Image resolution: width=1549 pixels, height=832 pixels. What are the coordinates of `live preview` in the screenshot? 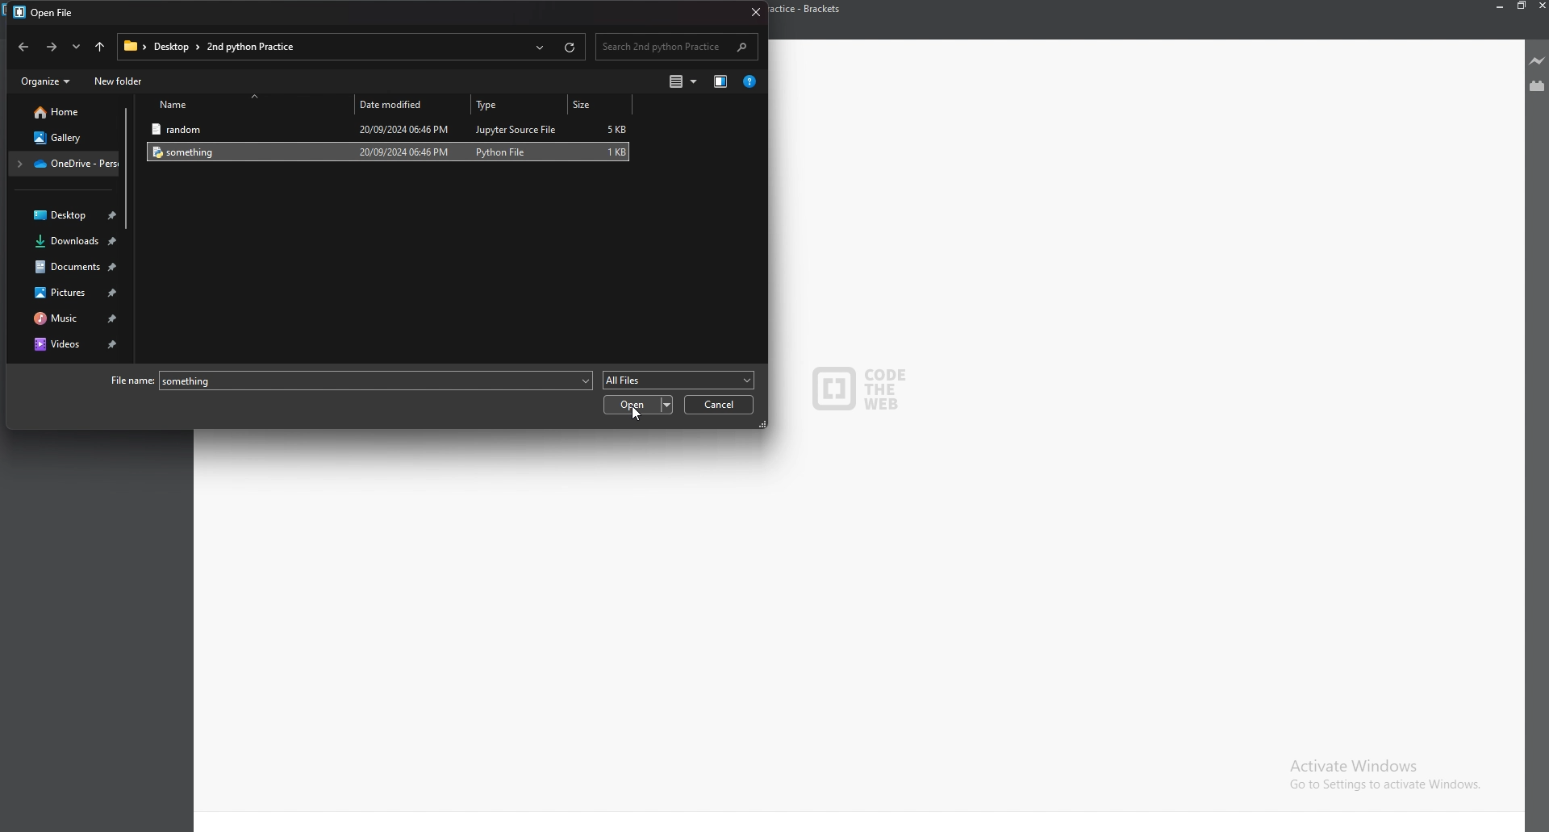 It's located at (1535, 60).